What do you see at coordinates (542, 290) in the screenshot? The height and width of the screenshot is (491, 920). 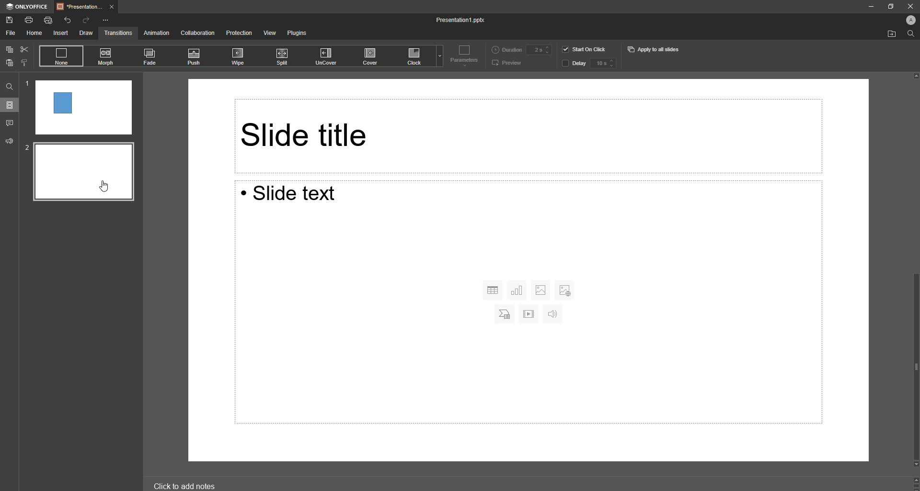 I see `Photo` at bounding box center [542, 290].